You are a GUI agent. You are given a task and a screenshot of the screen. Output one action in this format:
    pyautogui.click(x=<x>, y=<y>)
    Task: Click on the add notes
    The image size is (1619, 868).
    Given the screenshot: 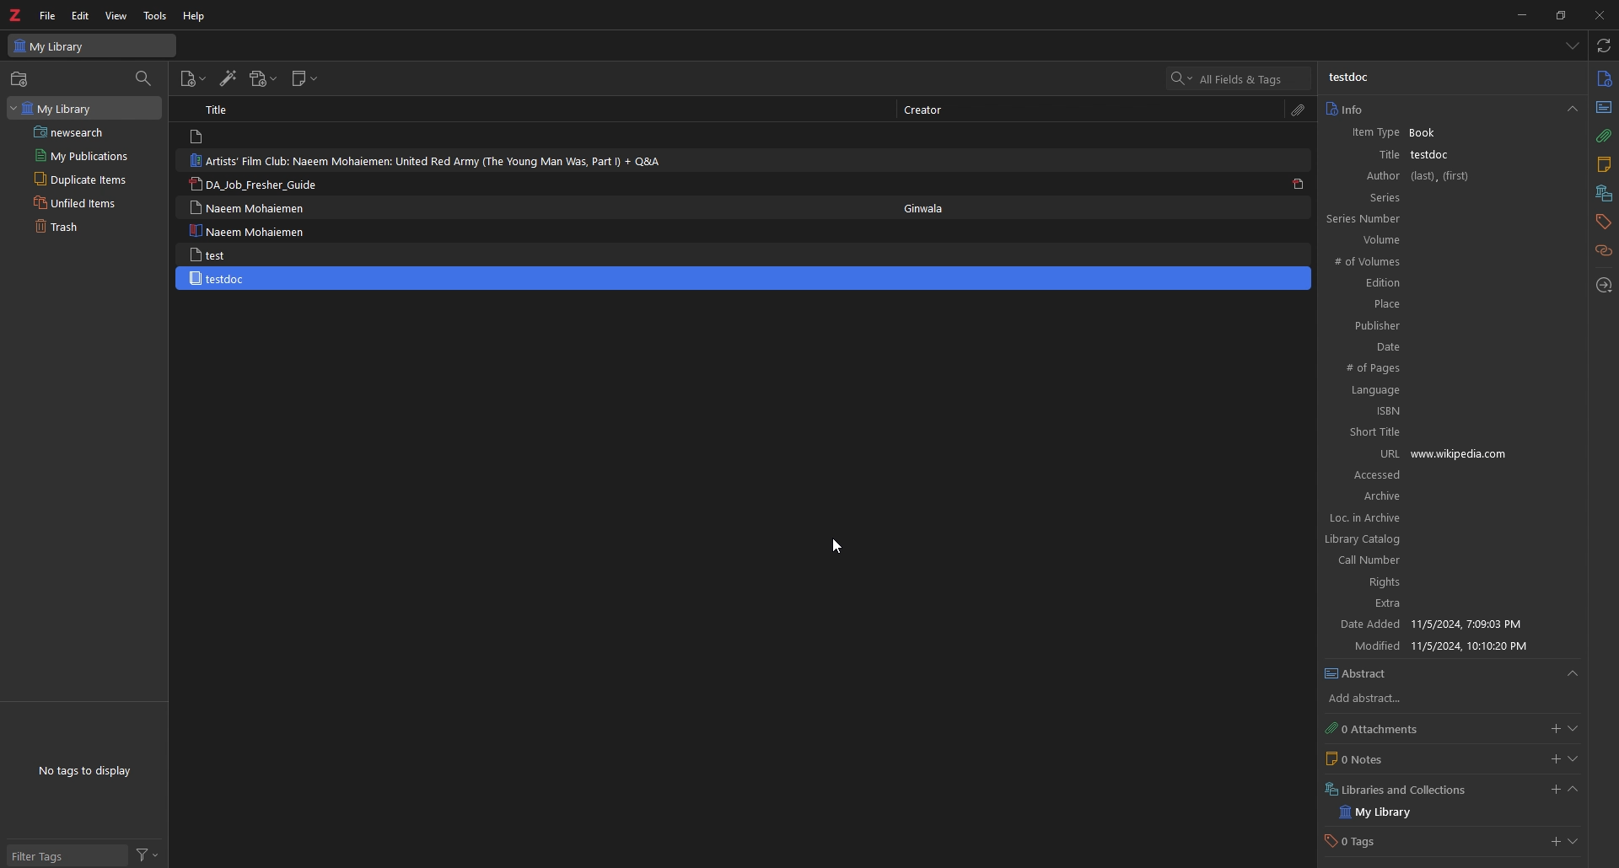 What is the action you would take?
    pyautogui.click(x=1554, y=758)
    